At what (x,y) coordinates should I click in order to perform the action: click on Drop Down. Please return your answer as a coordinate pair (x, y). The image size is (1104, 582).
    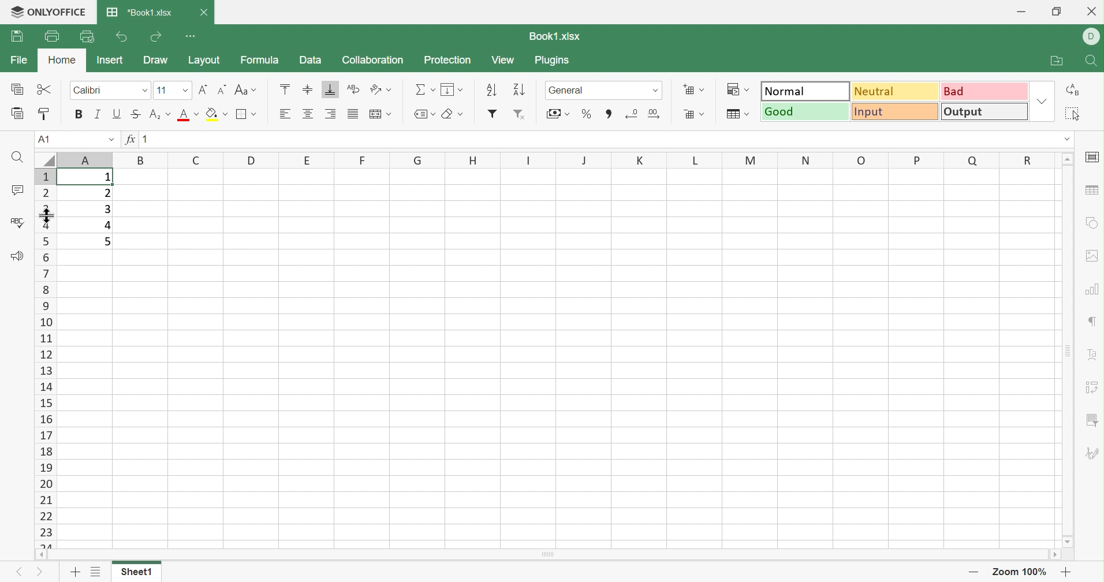
    Looking at the image, I should click on (747, 113).